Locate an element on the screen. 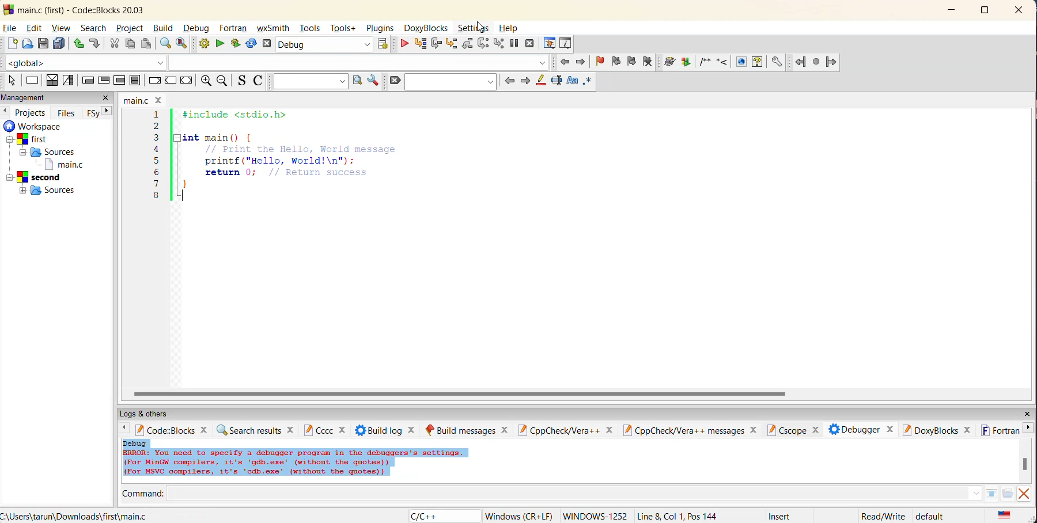  minimize is located at coordinates (952, 12).